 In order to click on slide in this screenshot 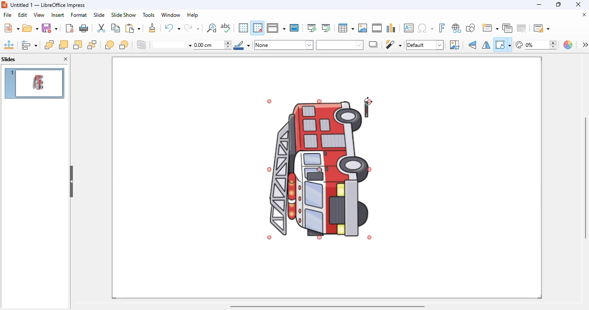, I will do `click(99, 15)`.